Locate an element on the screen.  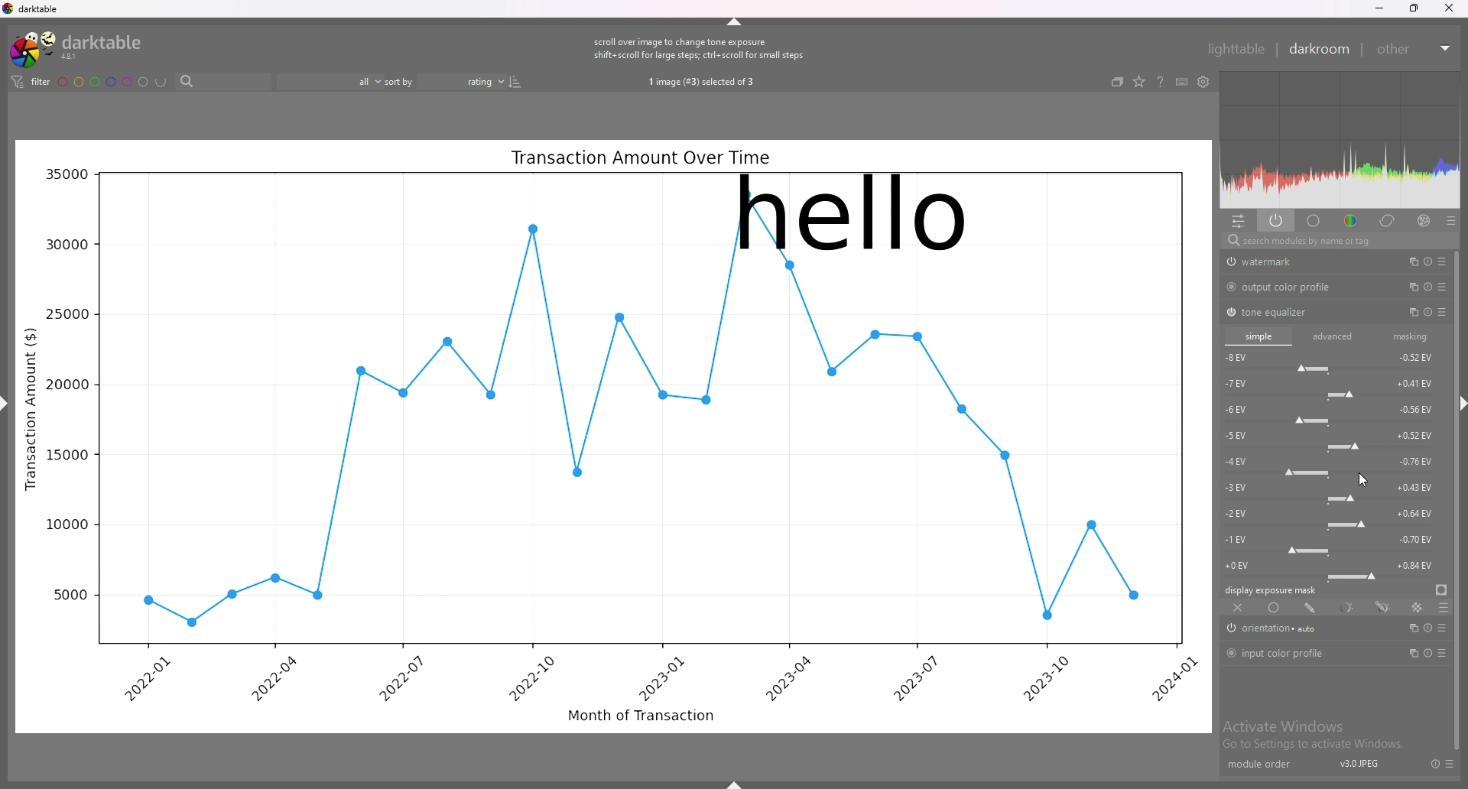
heat map is located at coordinates (1340, 139).